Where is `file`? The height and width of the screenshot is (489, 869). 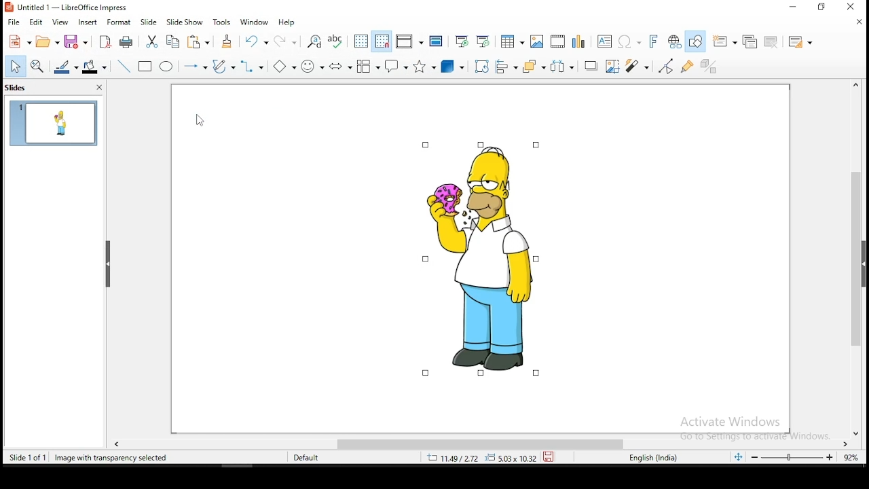
file is located at coordinates (14, 22).